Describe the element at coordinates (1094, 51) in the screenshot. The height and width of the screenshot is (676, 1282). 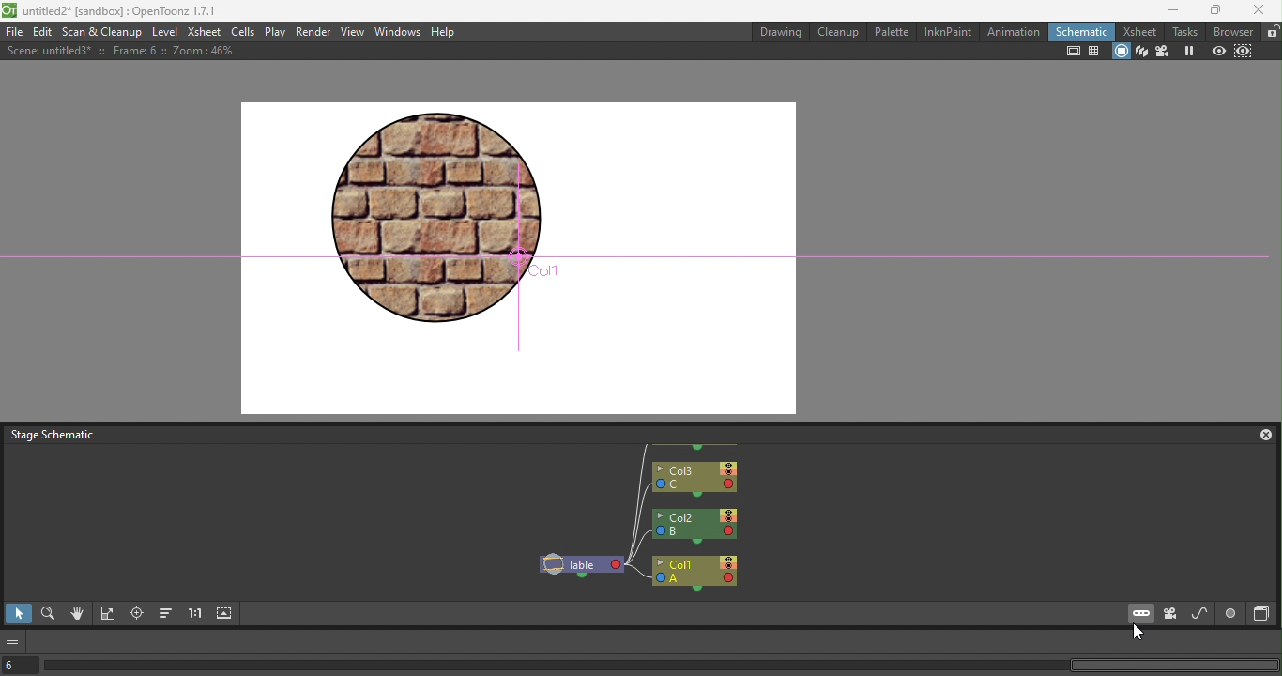
I see `Field guide` at that location.